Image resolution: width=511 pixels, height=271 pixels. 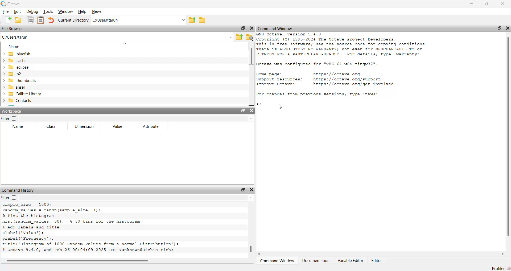 I want to click on Calibre Library, so click(x=21, y=94).